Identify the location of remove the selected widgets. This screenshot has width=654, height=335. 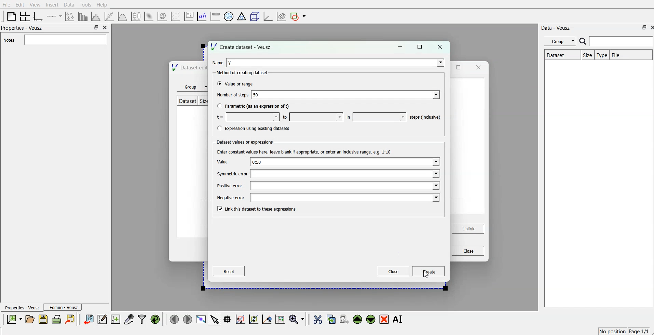
(384, 320).